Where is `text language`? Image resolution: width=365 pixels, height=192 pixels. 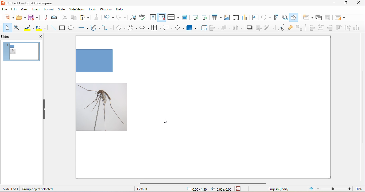
text language is located at coordinates (279, 189).